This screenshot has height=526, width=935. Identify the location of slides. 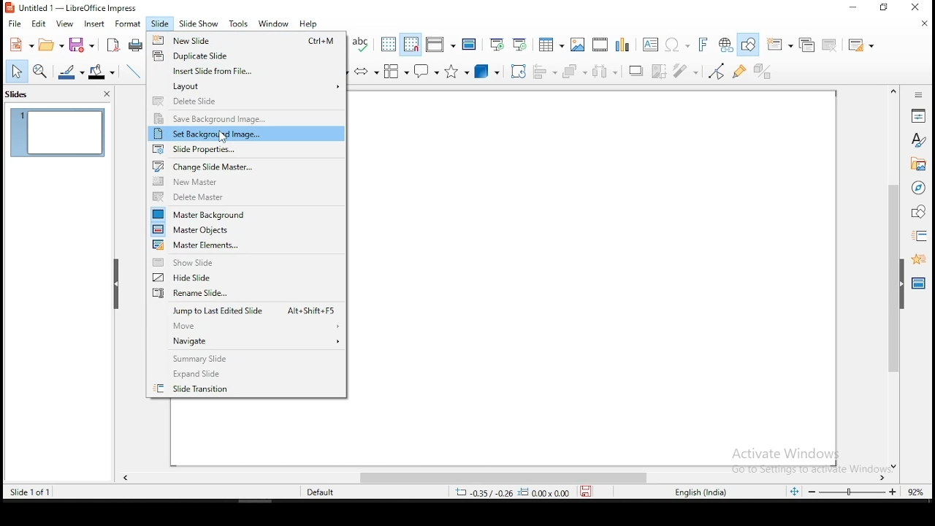
(19, 94).